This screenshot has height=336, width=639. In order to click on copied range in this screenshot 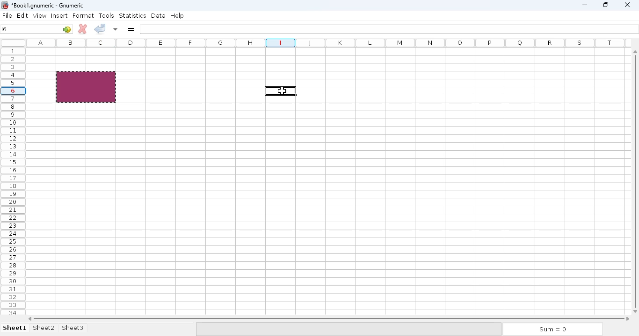, I will do `click(86, 87)`.